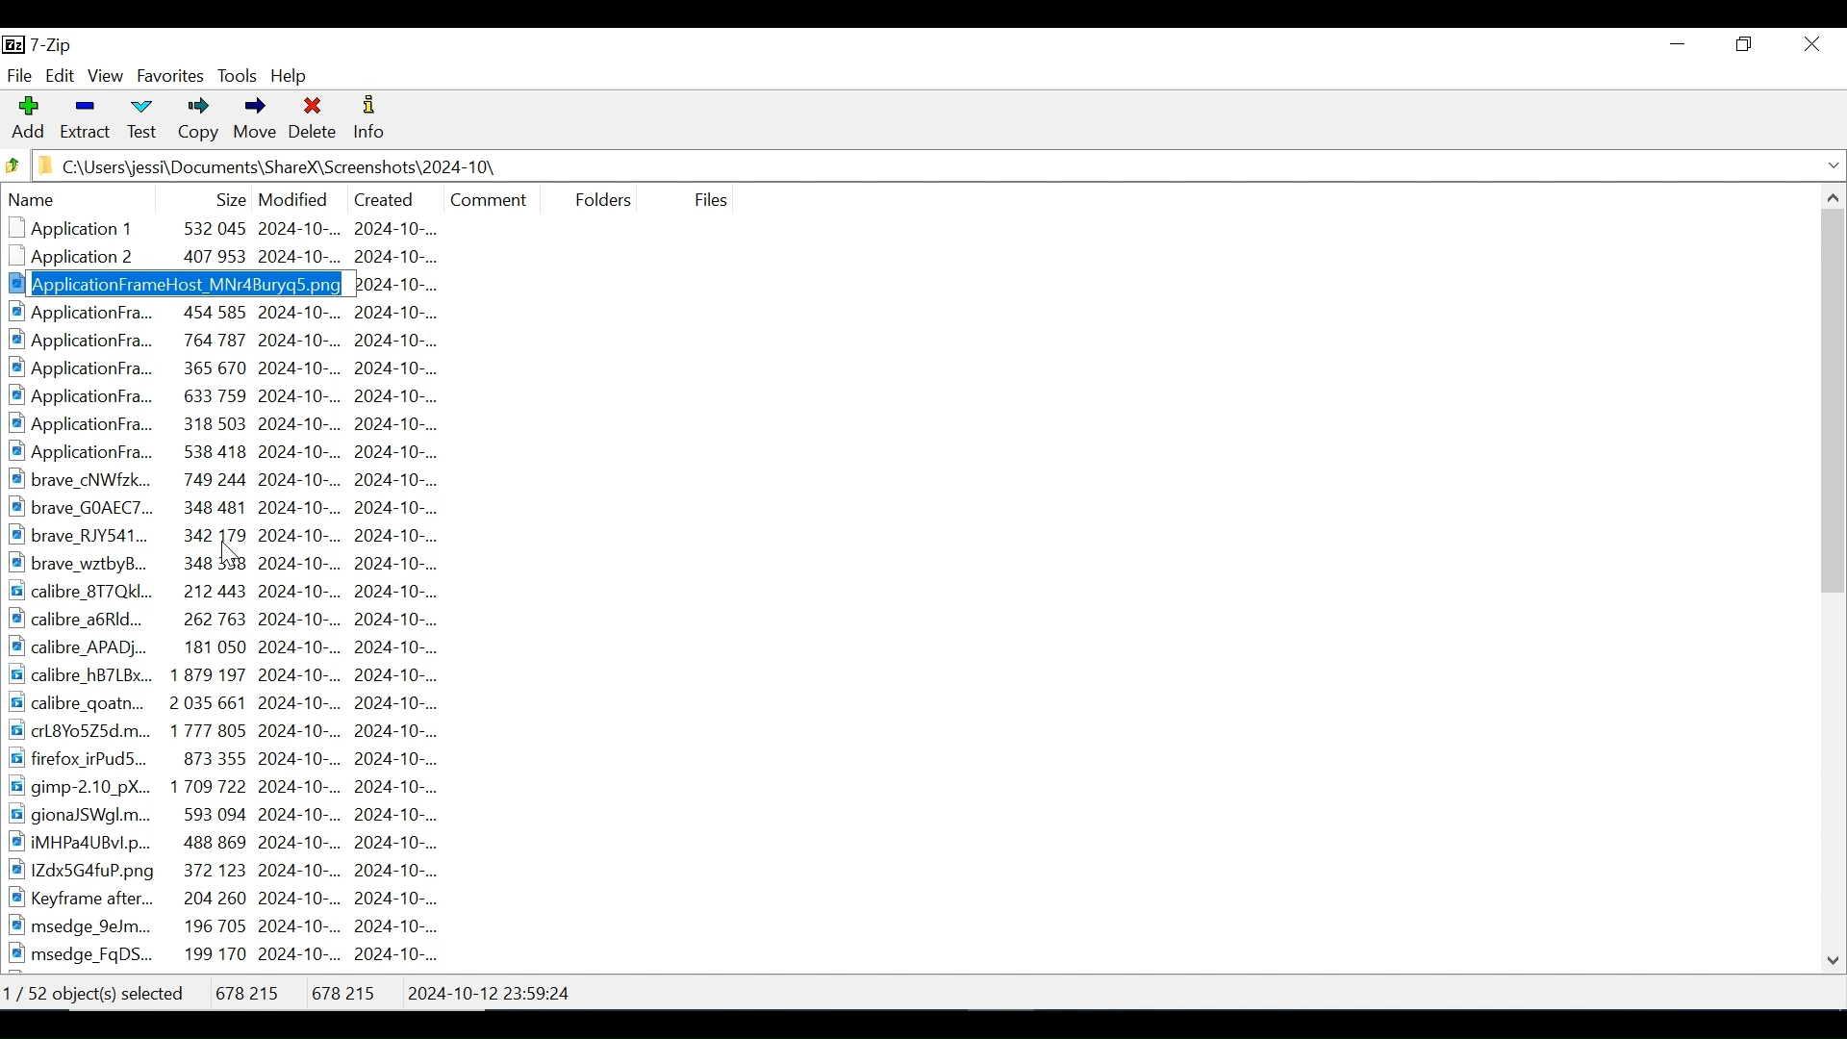 This screenshot has height=1039, width=1847. What do you see at coordinates (236, 367) in the screenshot?
I see `ApplicationFra.. 365 670 2024-10-.. 2024-10-...` at bounding box center [236, 367].